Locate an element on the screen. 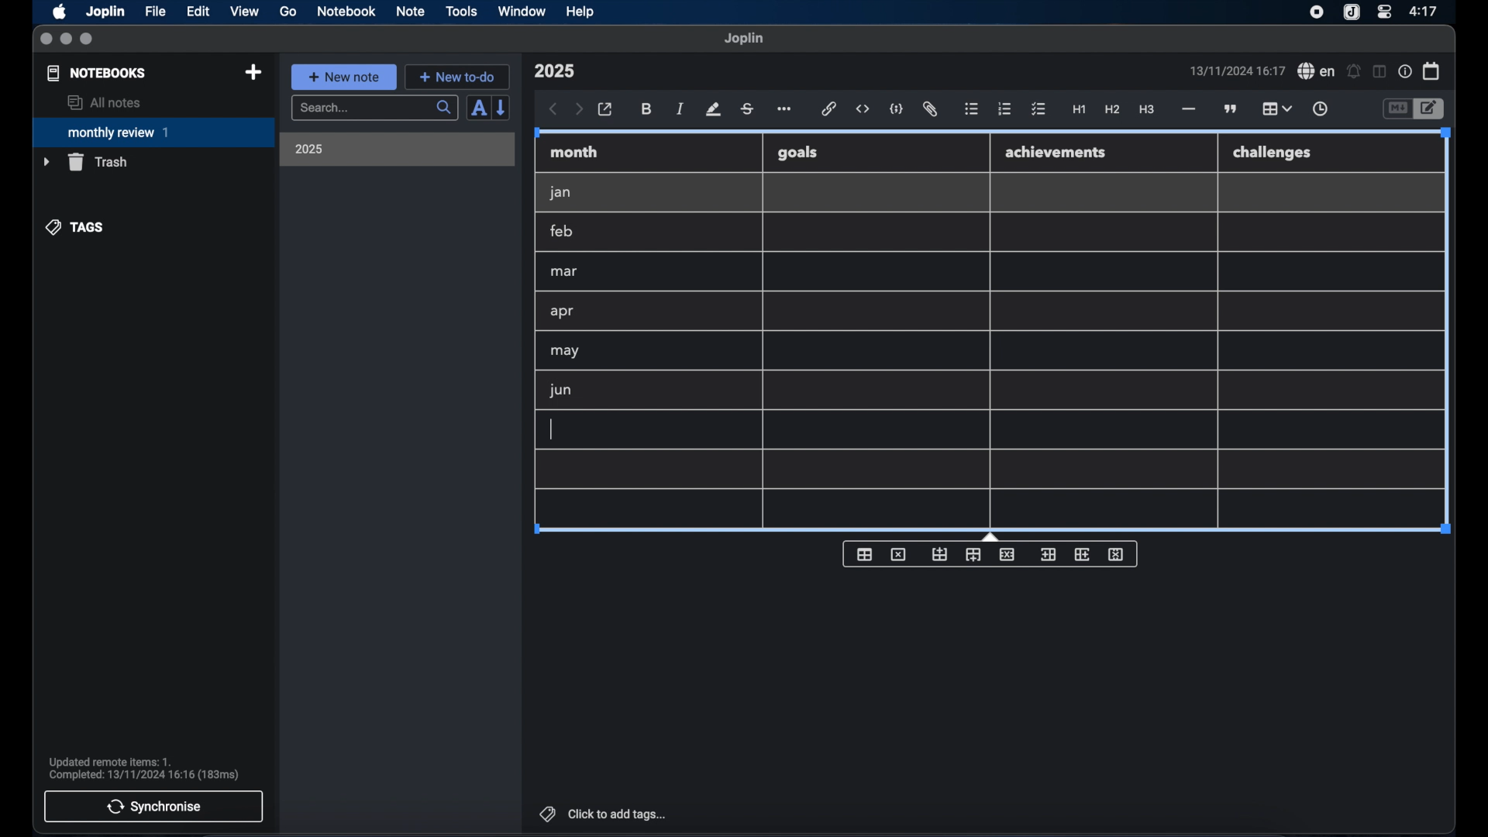 This screenshot has width=1488, height=837. go is located at coordinates (288, 11).